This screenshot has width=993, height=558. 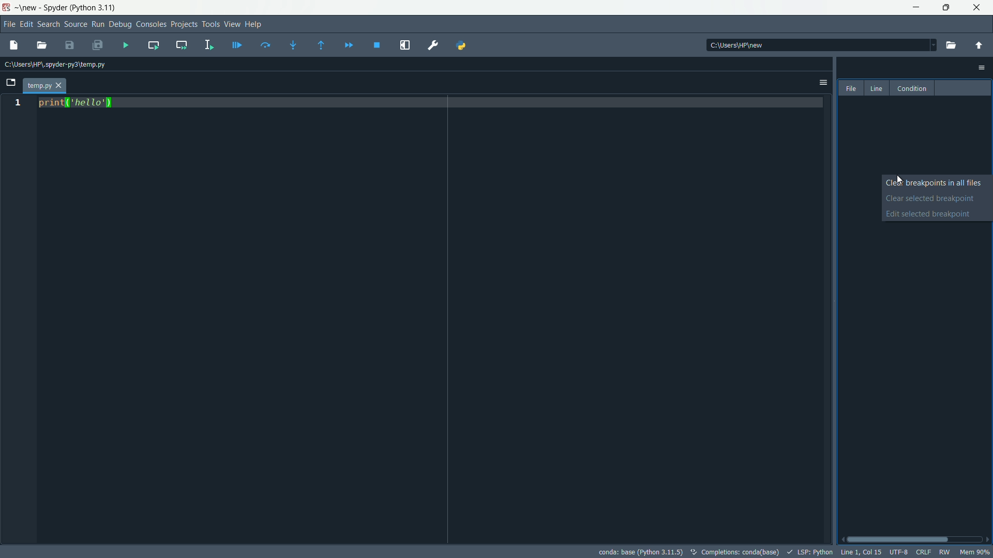 What do you see at coordinates (944, 552) in the screenshot?
I see `rw` at bounding box center [944, 552].